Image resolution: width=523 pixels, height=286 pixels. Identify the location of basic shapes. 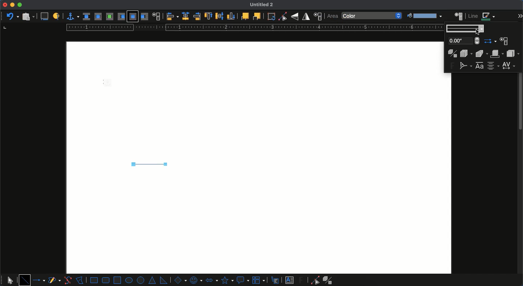
(179, 280).